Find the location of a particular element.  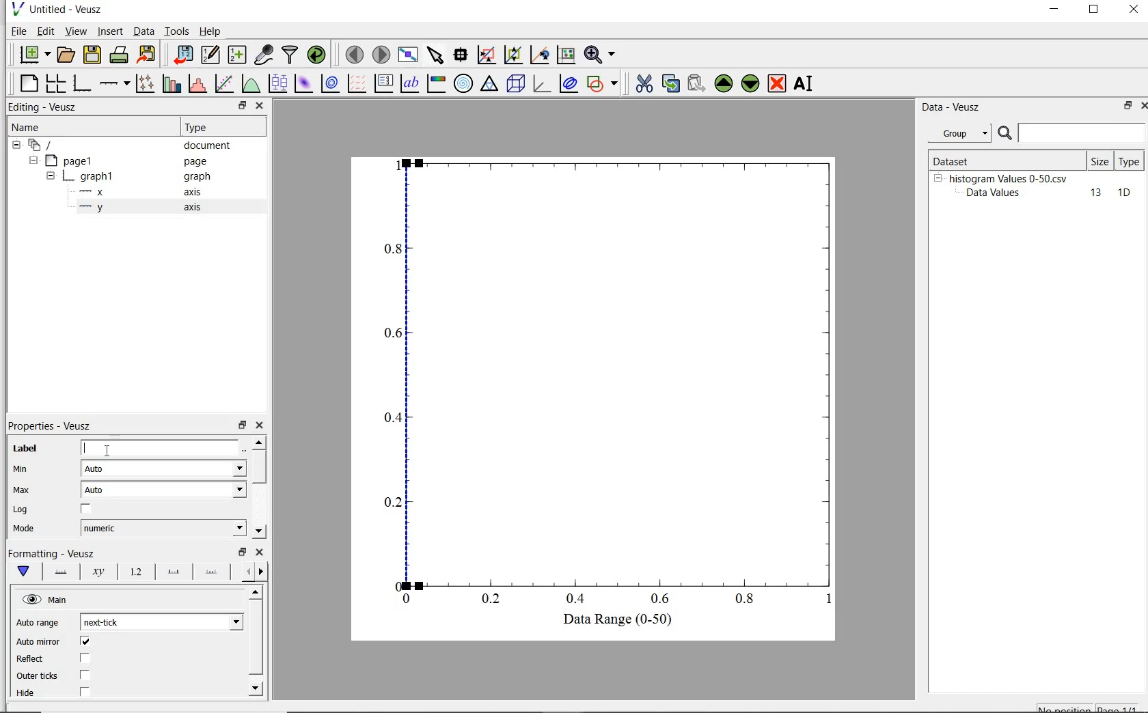

axis label is located at coordinates (99, 572).